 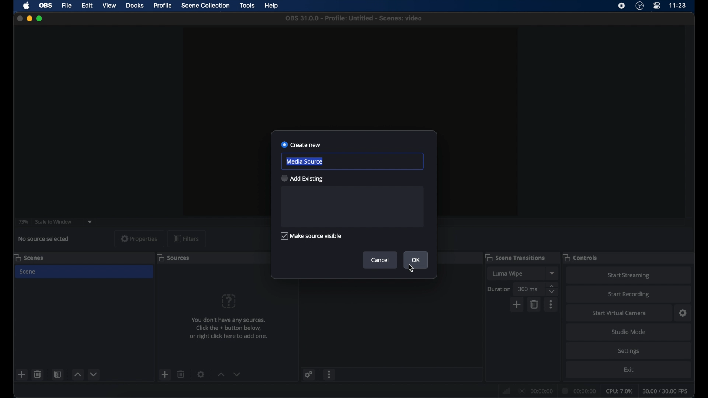 I want to click on dropdown, so click(x=90, y=222).